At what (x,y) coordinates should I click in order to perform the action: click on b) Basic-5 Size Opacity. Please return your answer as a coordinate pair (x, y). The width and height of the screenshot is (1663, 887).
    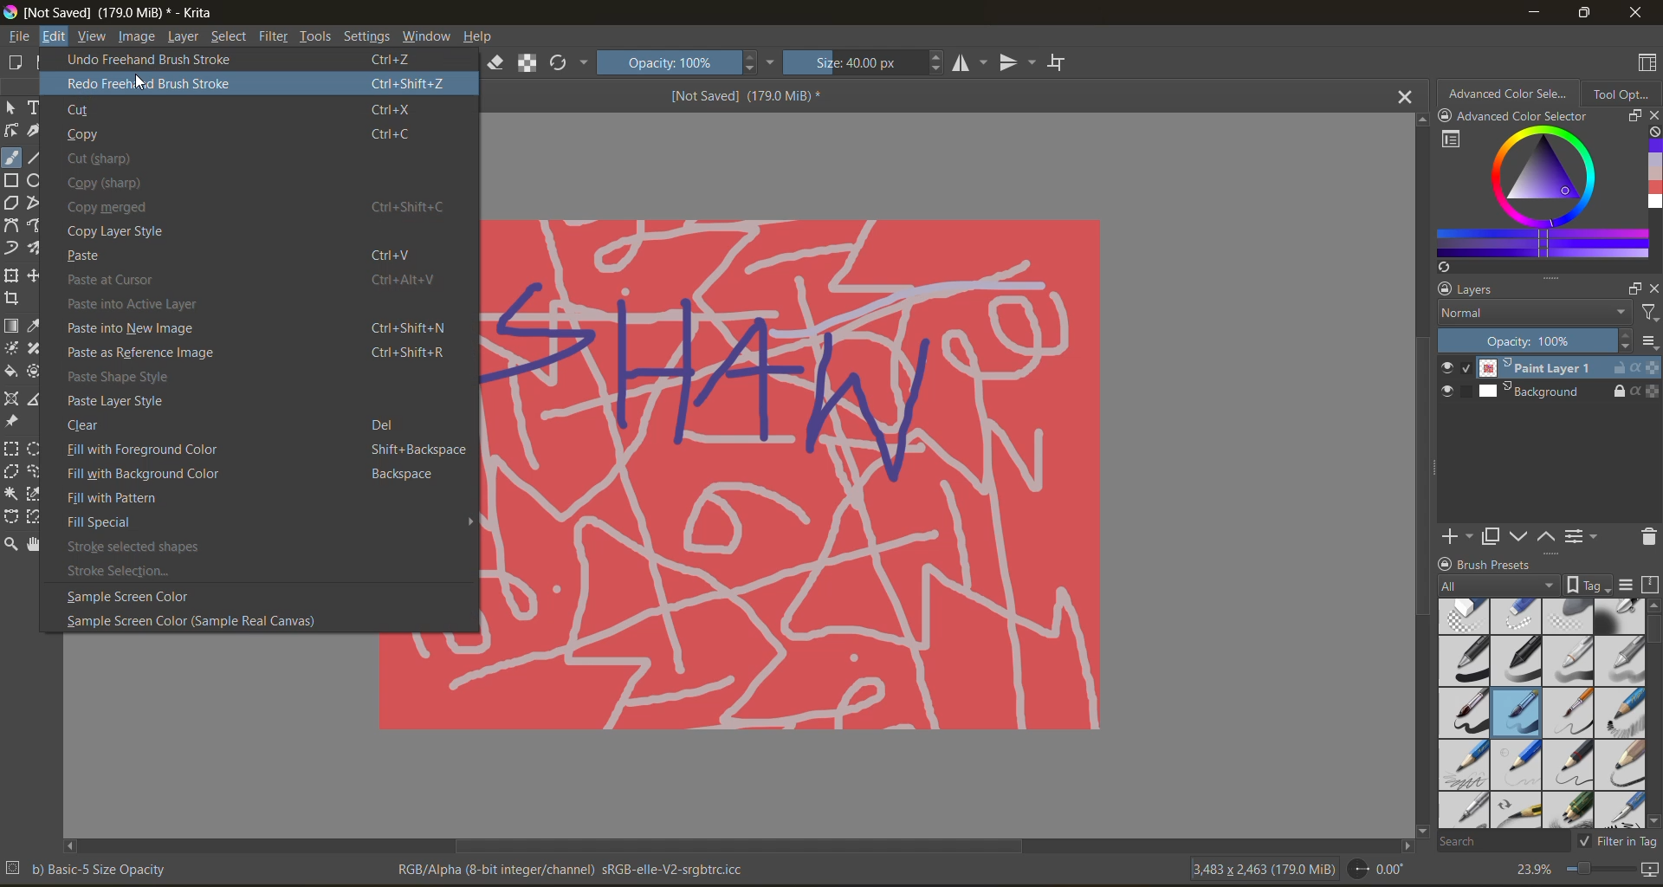
    Looking at the image, I should click on (87, 868).